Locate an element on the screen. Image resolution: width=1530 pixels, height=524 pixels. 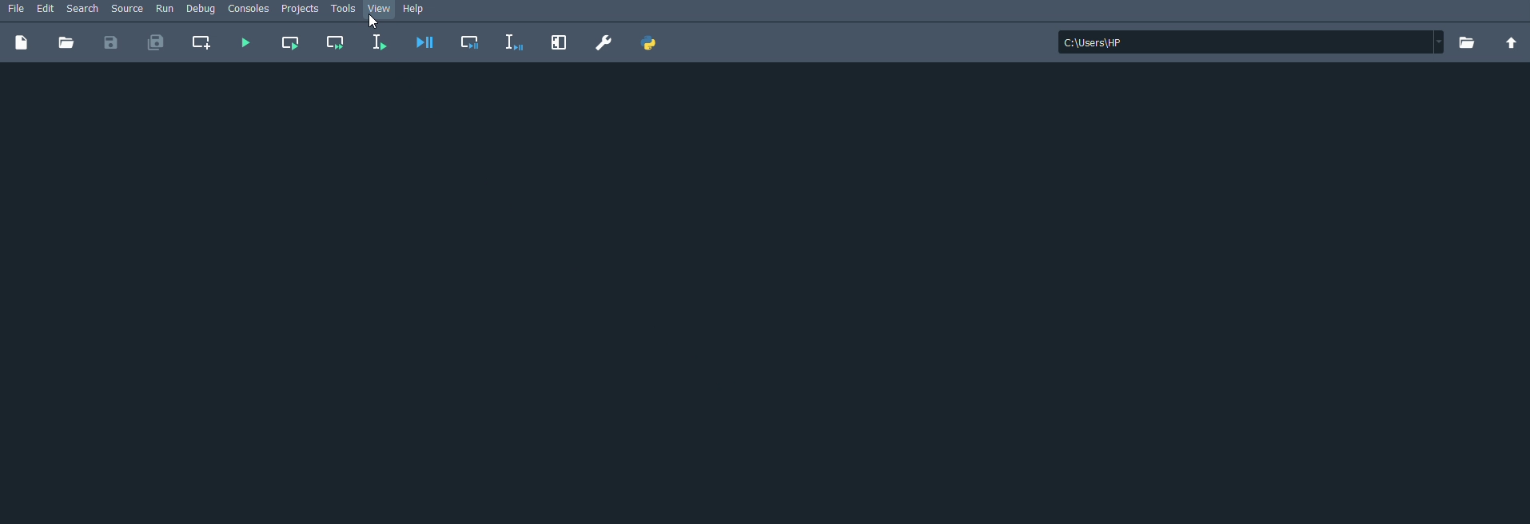
Browse a working directory is located at coordinates (1469, 43).